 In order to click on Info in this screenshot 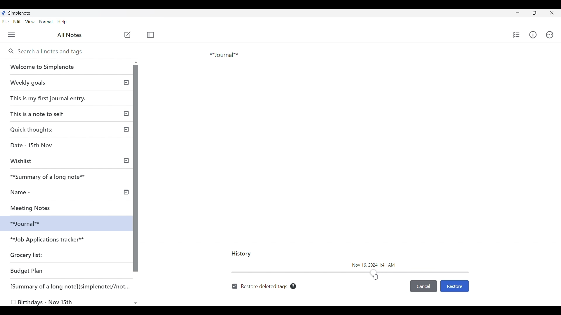, I will do `click(533, 34)`.